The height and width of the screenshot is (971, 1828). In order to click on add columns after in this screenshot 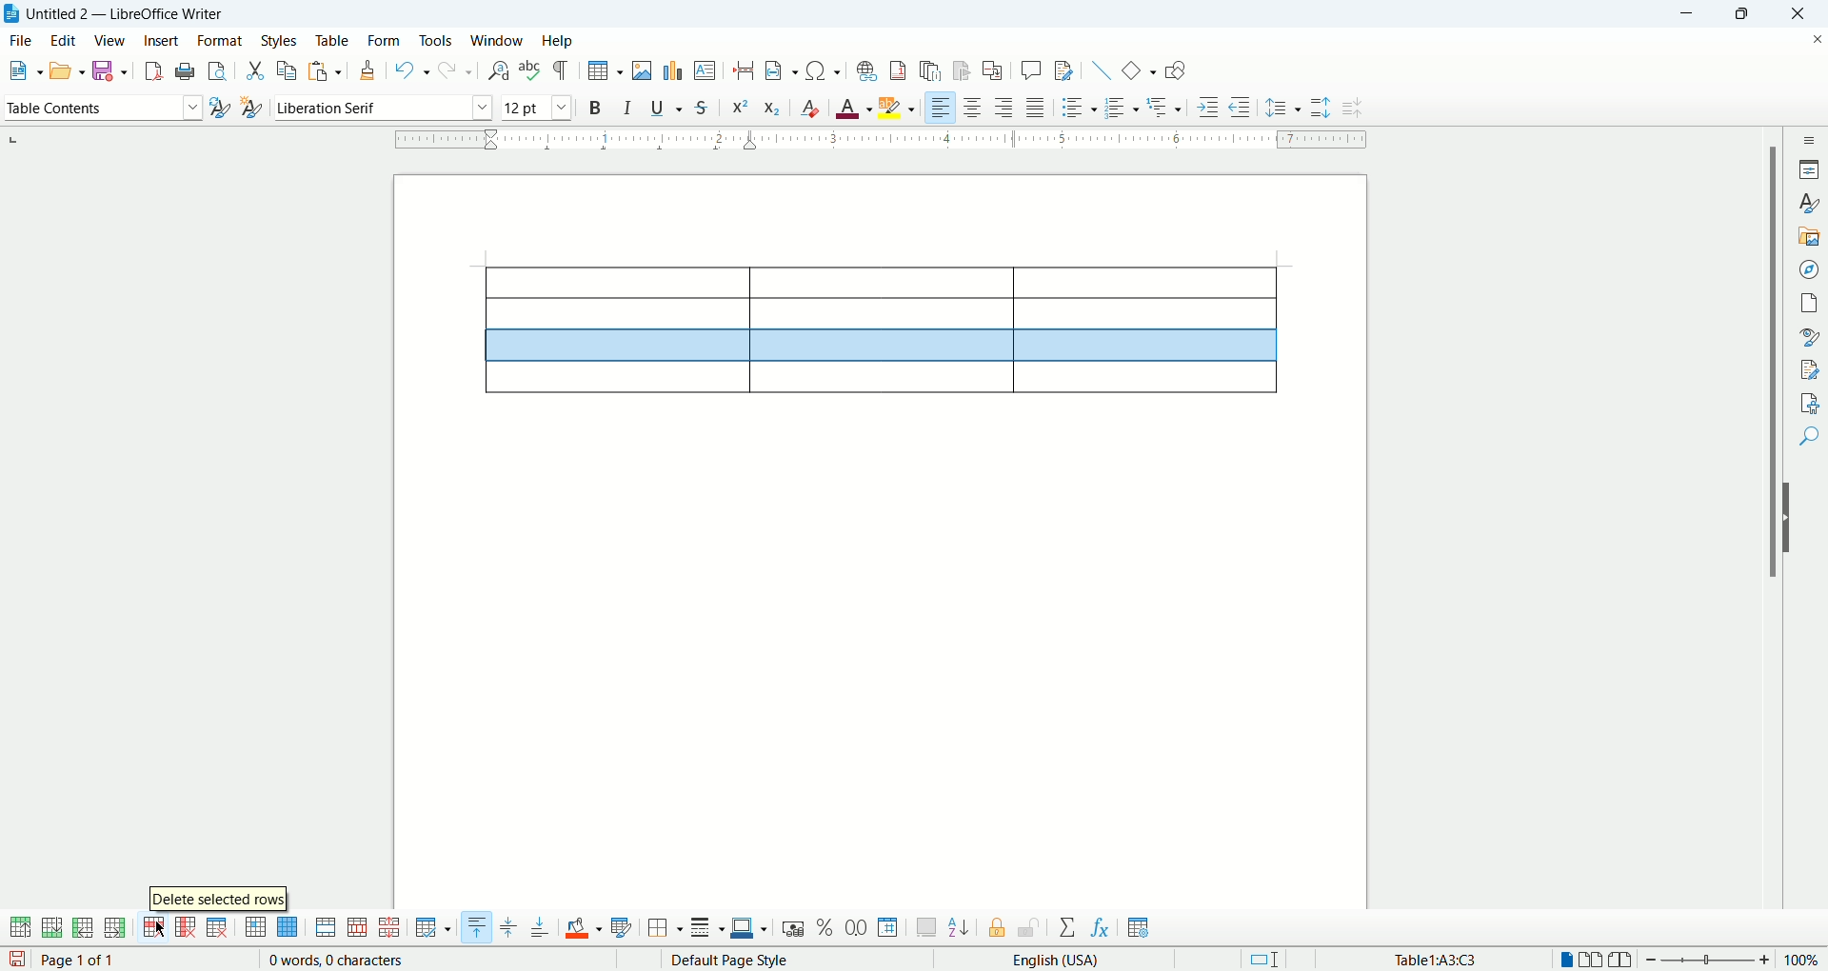, I will do `click(115, 927)`.